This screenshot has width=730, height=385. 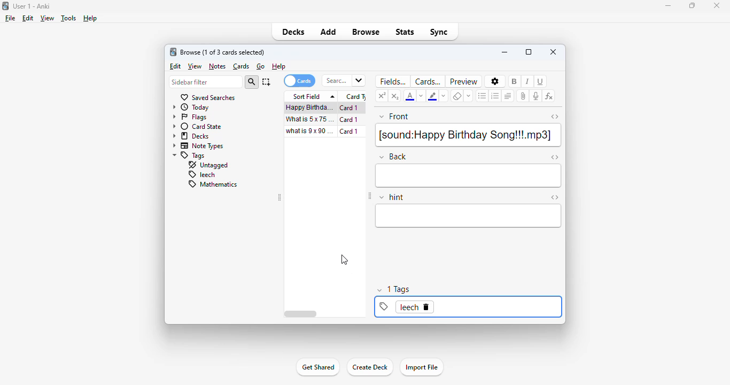 I want to click on mathematics, so click(x=212, y=184).